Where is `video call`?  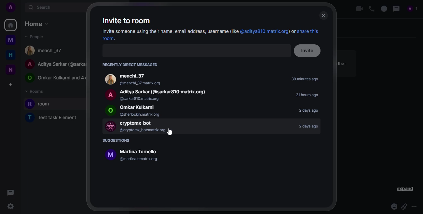
video call is located at coordinates (358, 9).